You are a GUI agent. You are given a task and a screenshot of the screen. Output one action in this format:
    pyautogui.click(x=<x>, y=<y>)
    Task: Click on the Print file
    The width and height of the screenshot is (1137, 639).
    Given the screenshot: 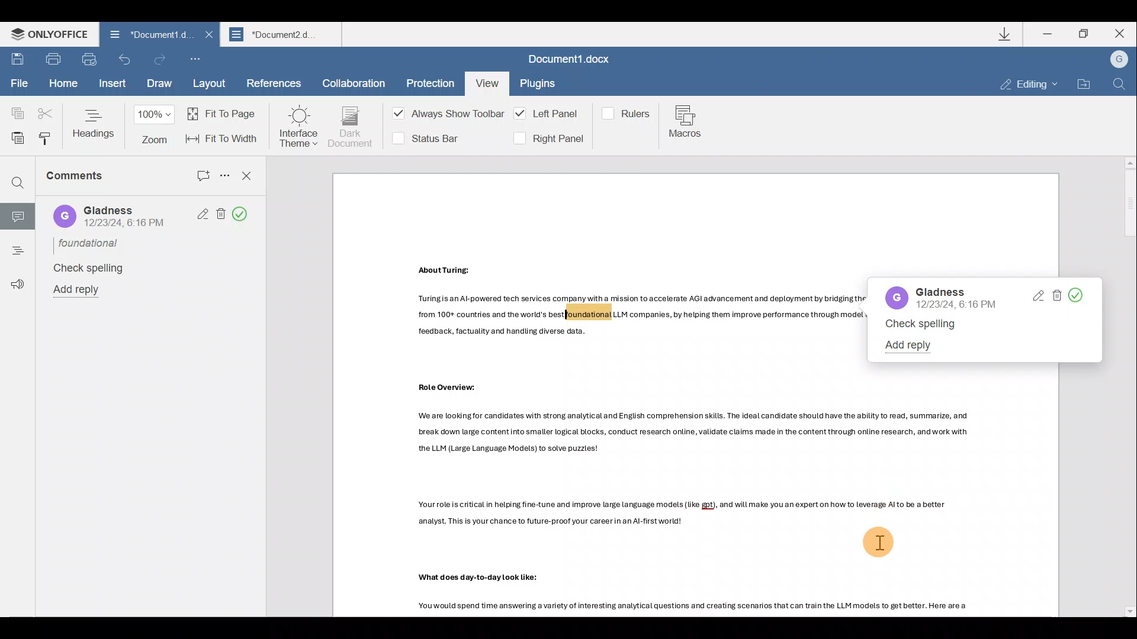 What is the action you would take?
    pyautogui.click(x=56, y=61)
    